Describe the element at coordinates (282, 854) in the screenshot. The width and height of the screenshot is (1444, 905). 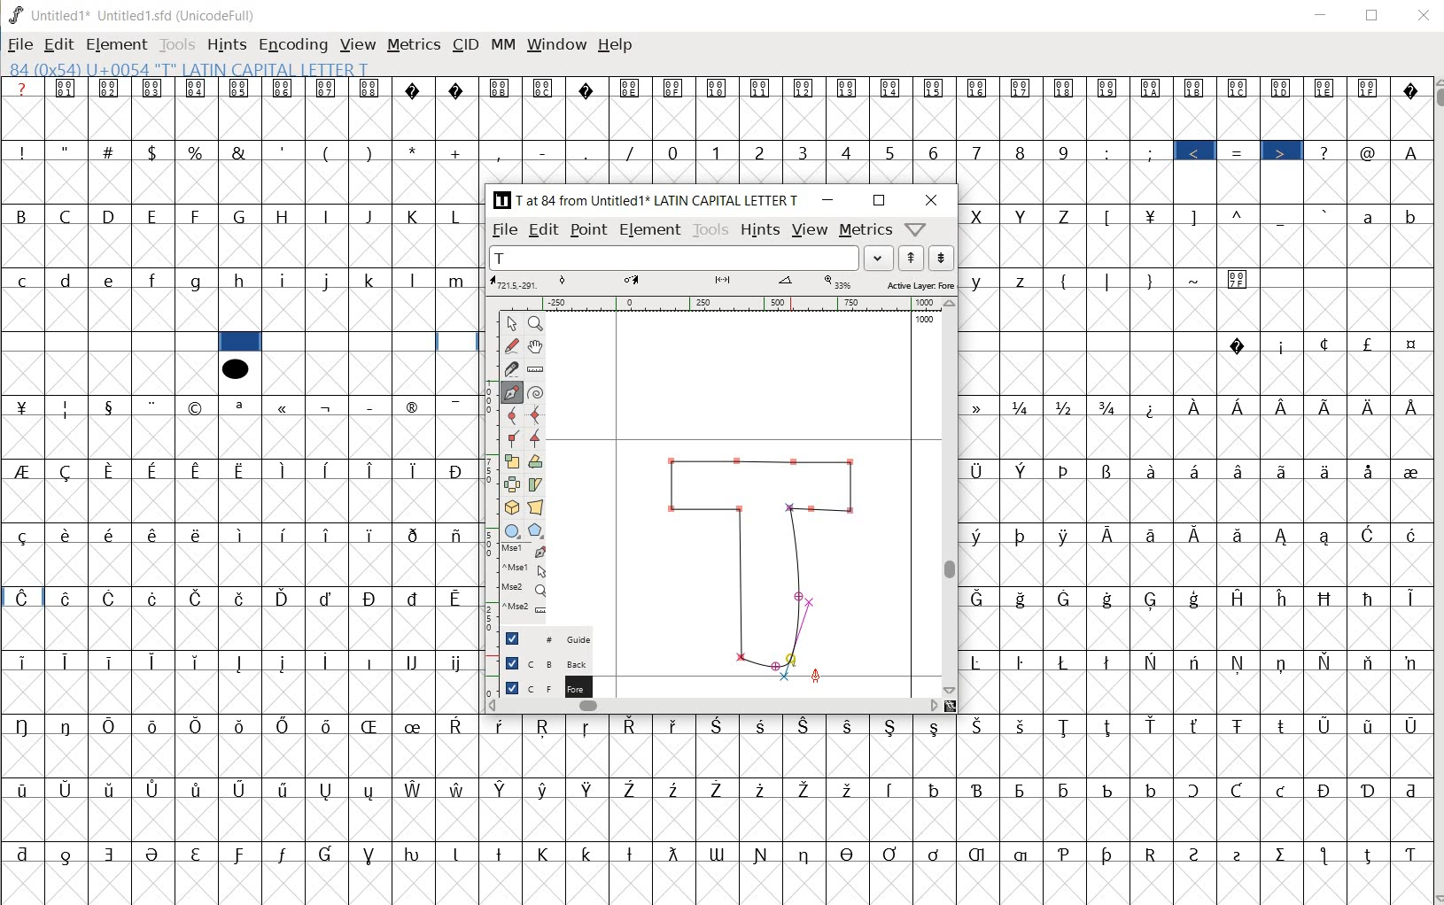
I see `Symbol` at that location.